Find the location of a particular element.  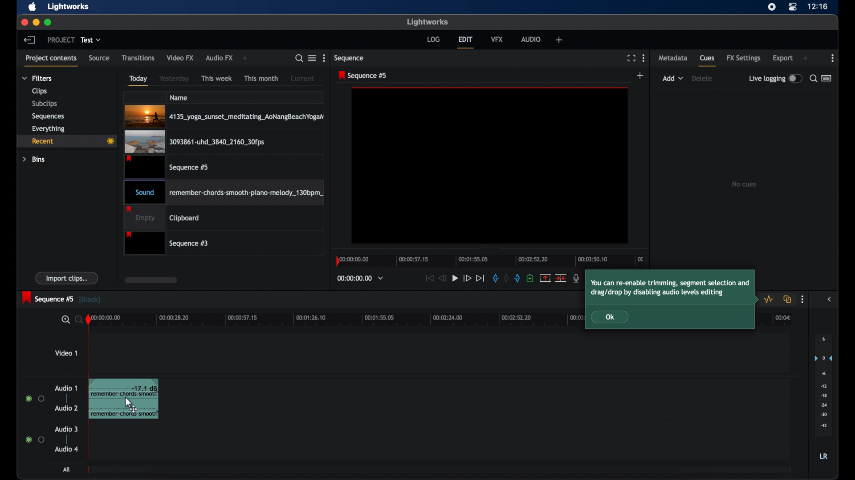

add a cue at current position is located at coordinates (530, 278).